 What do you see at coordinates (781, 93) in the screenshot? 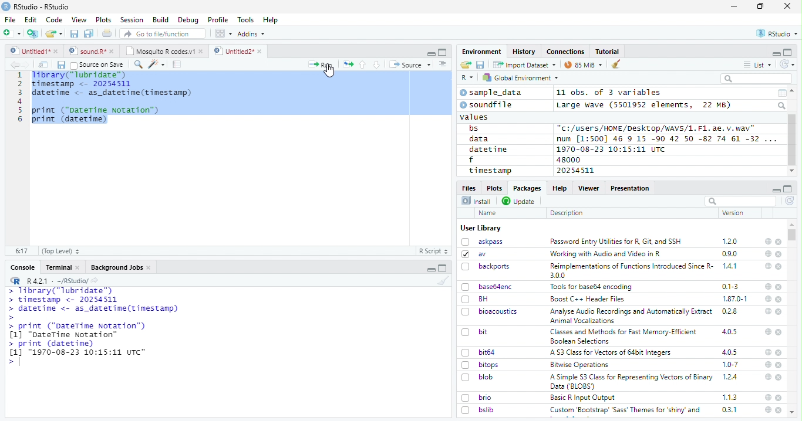
I see `Calendar` at bounding box center [781, 93].